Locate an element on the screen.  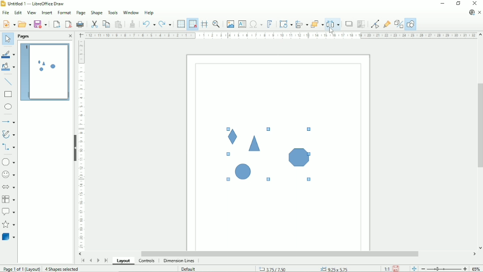
Horizontal scroll button is located at coordinates (80, 253).